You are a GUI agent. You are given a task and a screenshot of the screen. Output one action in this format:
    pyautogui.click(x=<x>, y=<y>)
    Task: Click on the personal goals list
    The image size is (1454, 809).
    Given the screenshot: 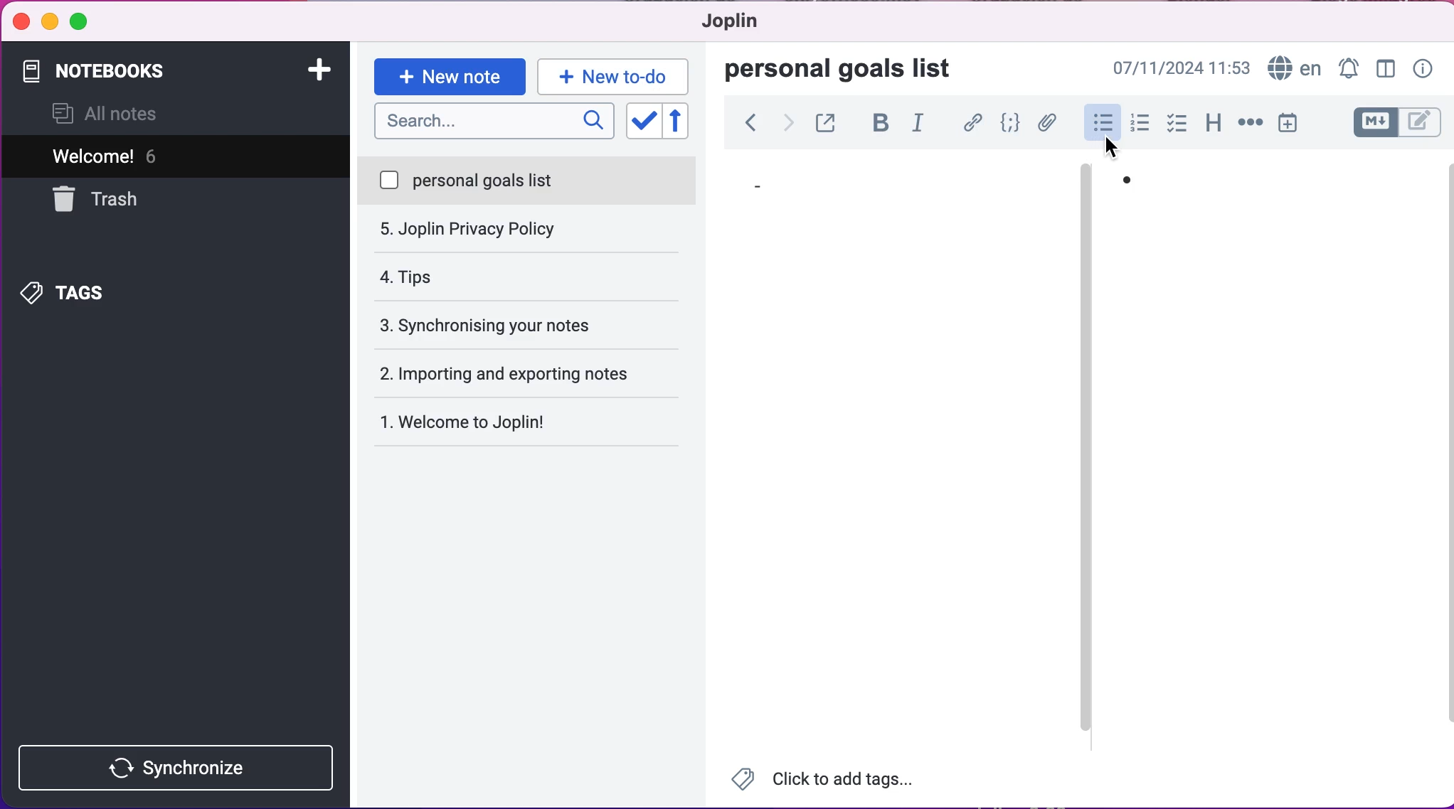 What is the action you would take?
    pyautogui.click(x=528, y=181)
    